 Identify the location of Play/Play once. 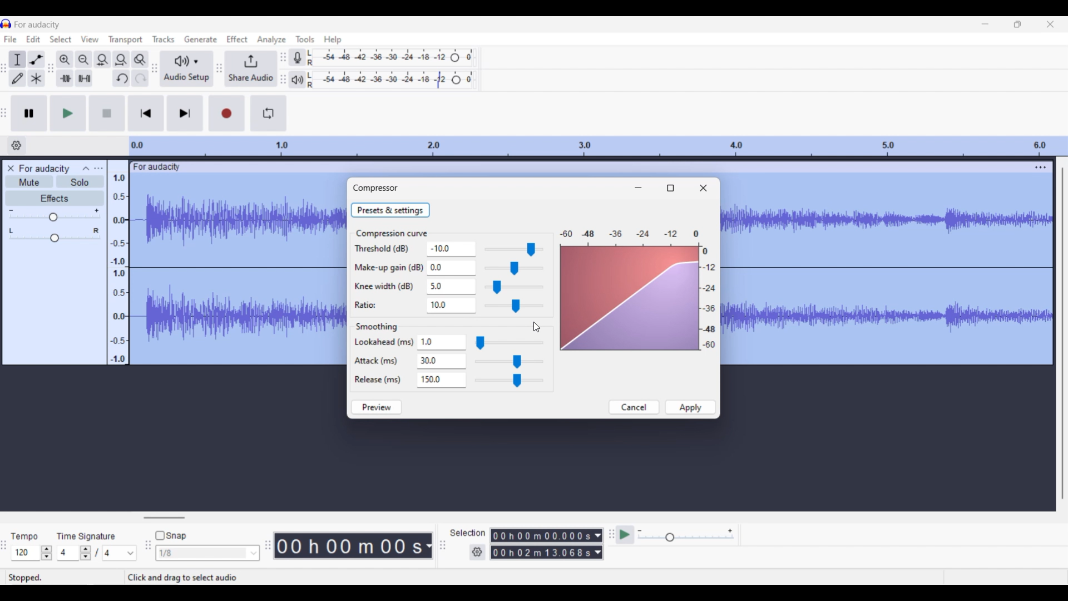
(68, 114).